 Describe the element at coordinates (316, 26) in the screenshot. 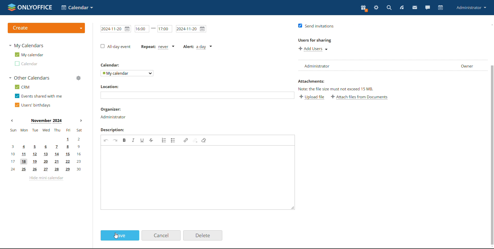

I see `send invitations` at that location.